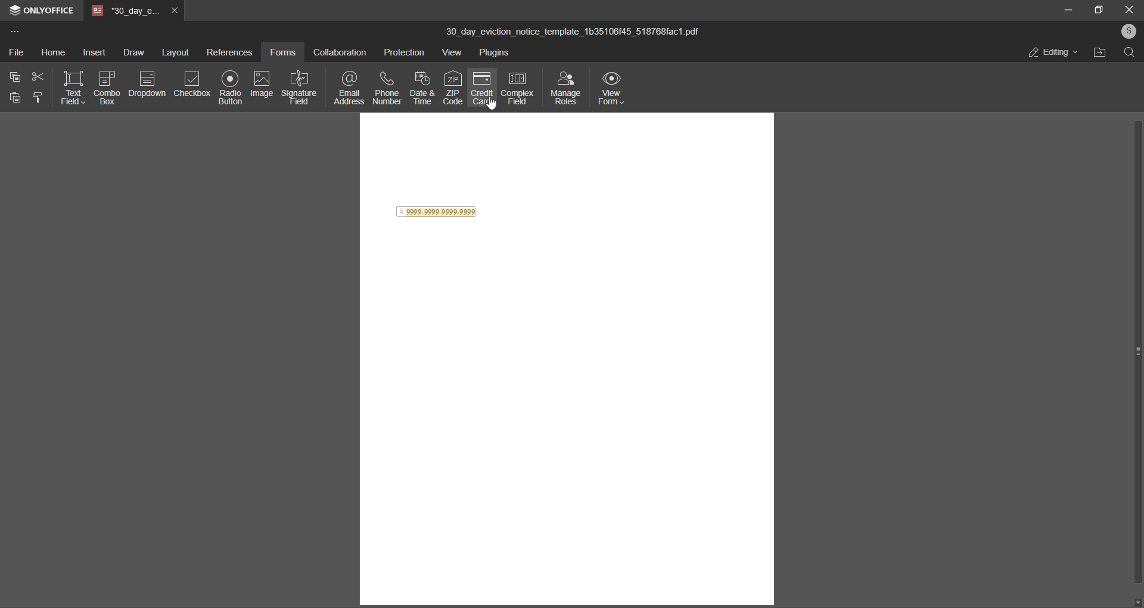  I want to click on up, so click(1136, 68).